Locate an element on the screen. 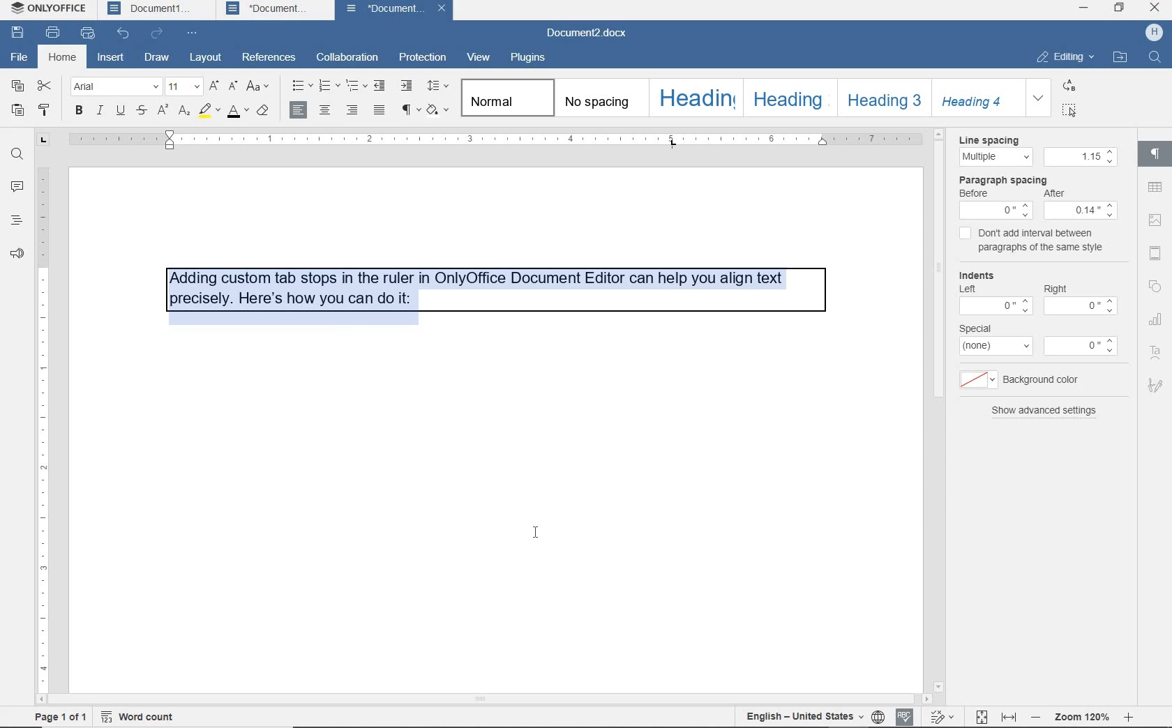 Image resolution: width=1172 pixels, height=728 pixels. comments is located at coordinates (15, 187).